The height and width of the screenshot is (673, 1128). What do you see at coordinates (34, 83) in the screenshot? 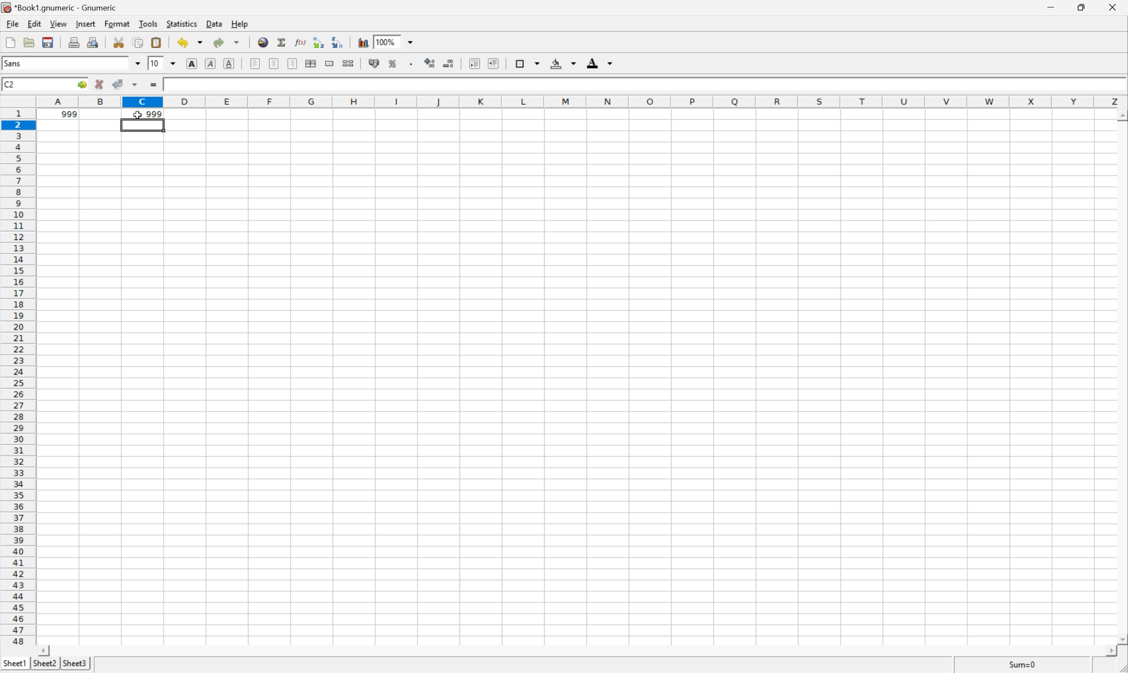
I see `Cell name C2` at bounding box center [34, 83].